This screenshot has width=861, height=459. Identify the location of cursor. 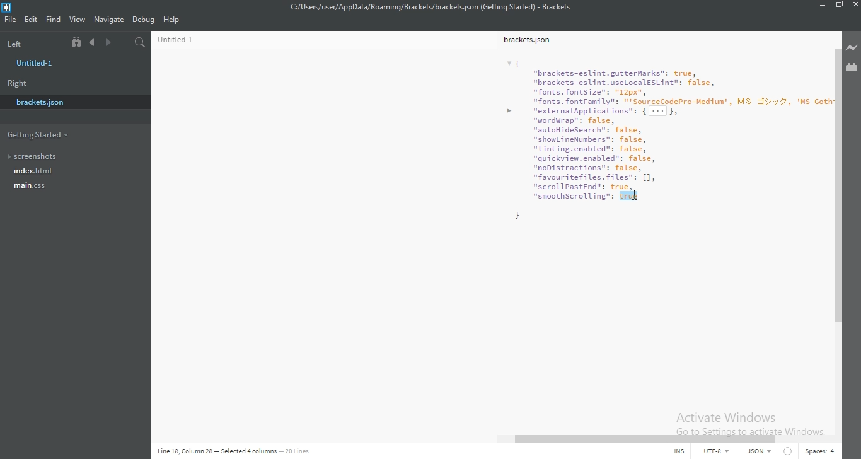
(628, 194).